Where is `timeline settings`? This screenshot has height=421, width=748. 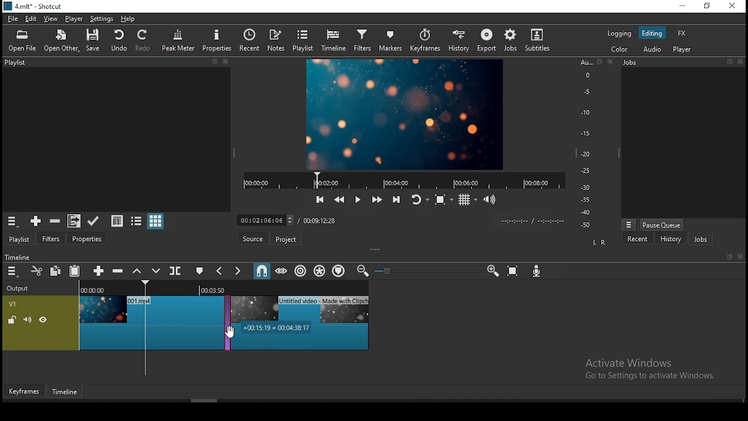
timeline settings is located at coordinates (12, 272).